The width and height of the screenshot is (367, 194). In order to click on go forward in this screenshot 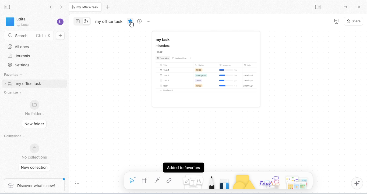, I will do `click(61, 7)`.